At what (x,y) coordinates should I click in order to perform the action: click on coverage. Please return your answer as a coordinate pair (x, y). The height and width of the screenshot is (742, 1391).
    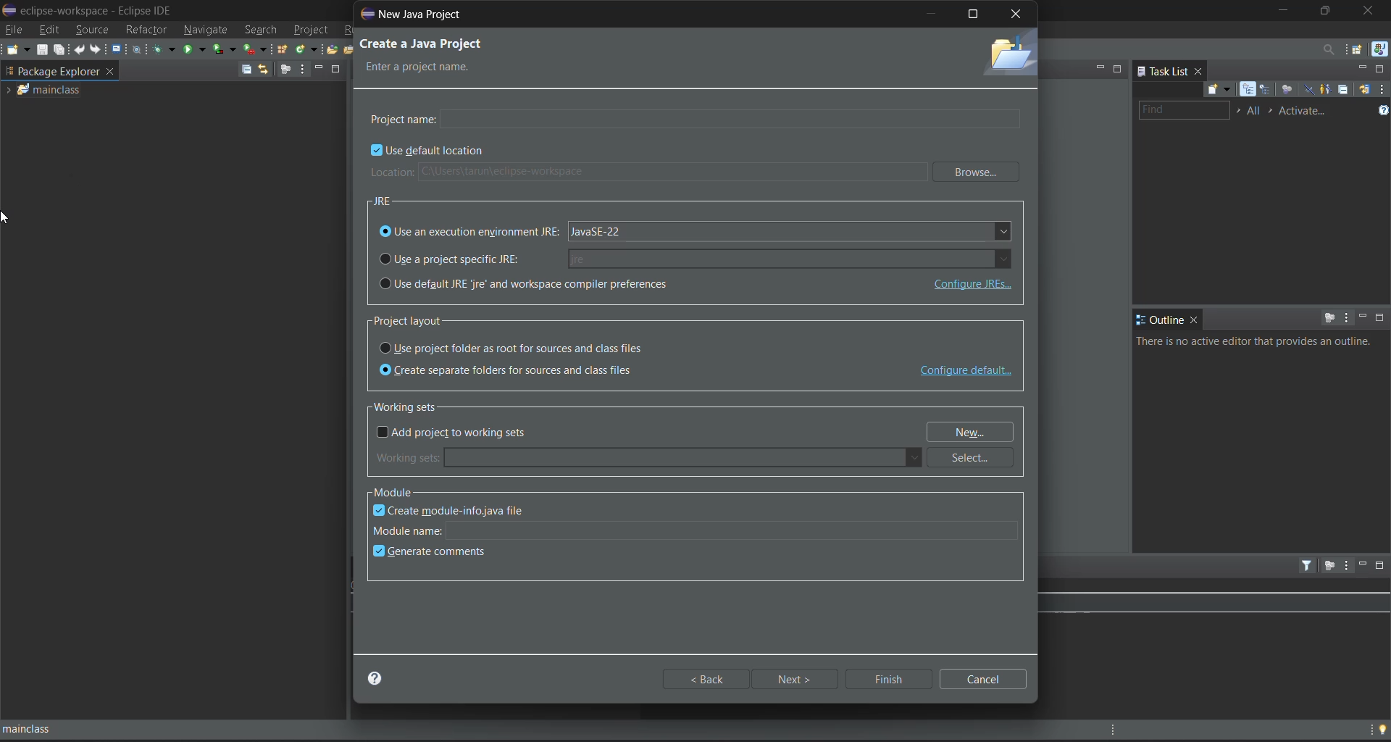
    Looking at the image, I should click on (224, 48).